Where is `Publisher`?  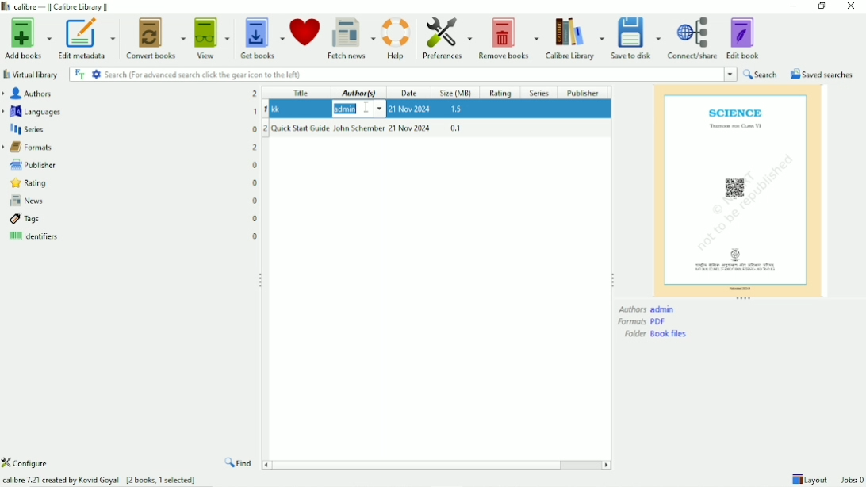
Publisher is located at coordinates (582, 92).